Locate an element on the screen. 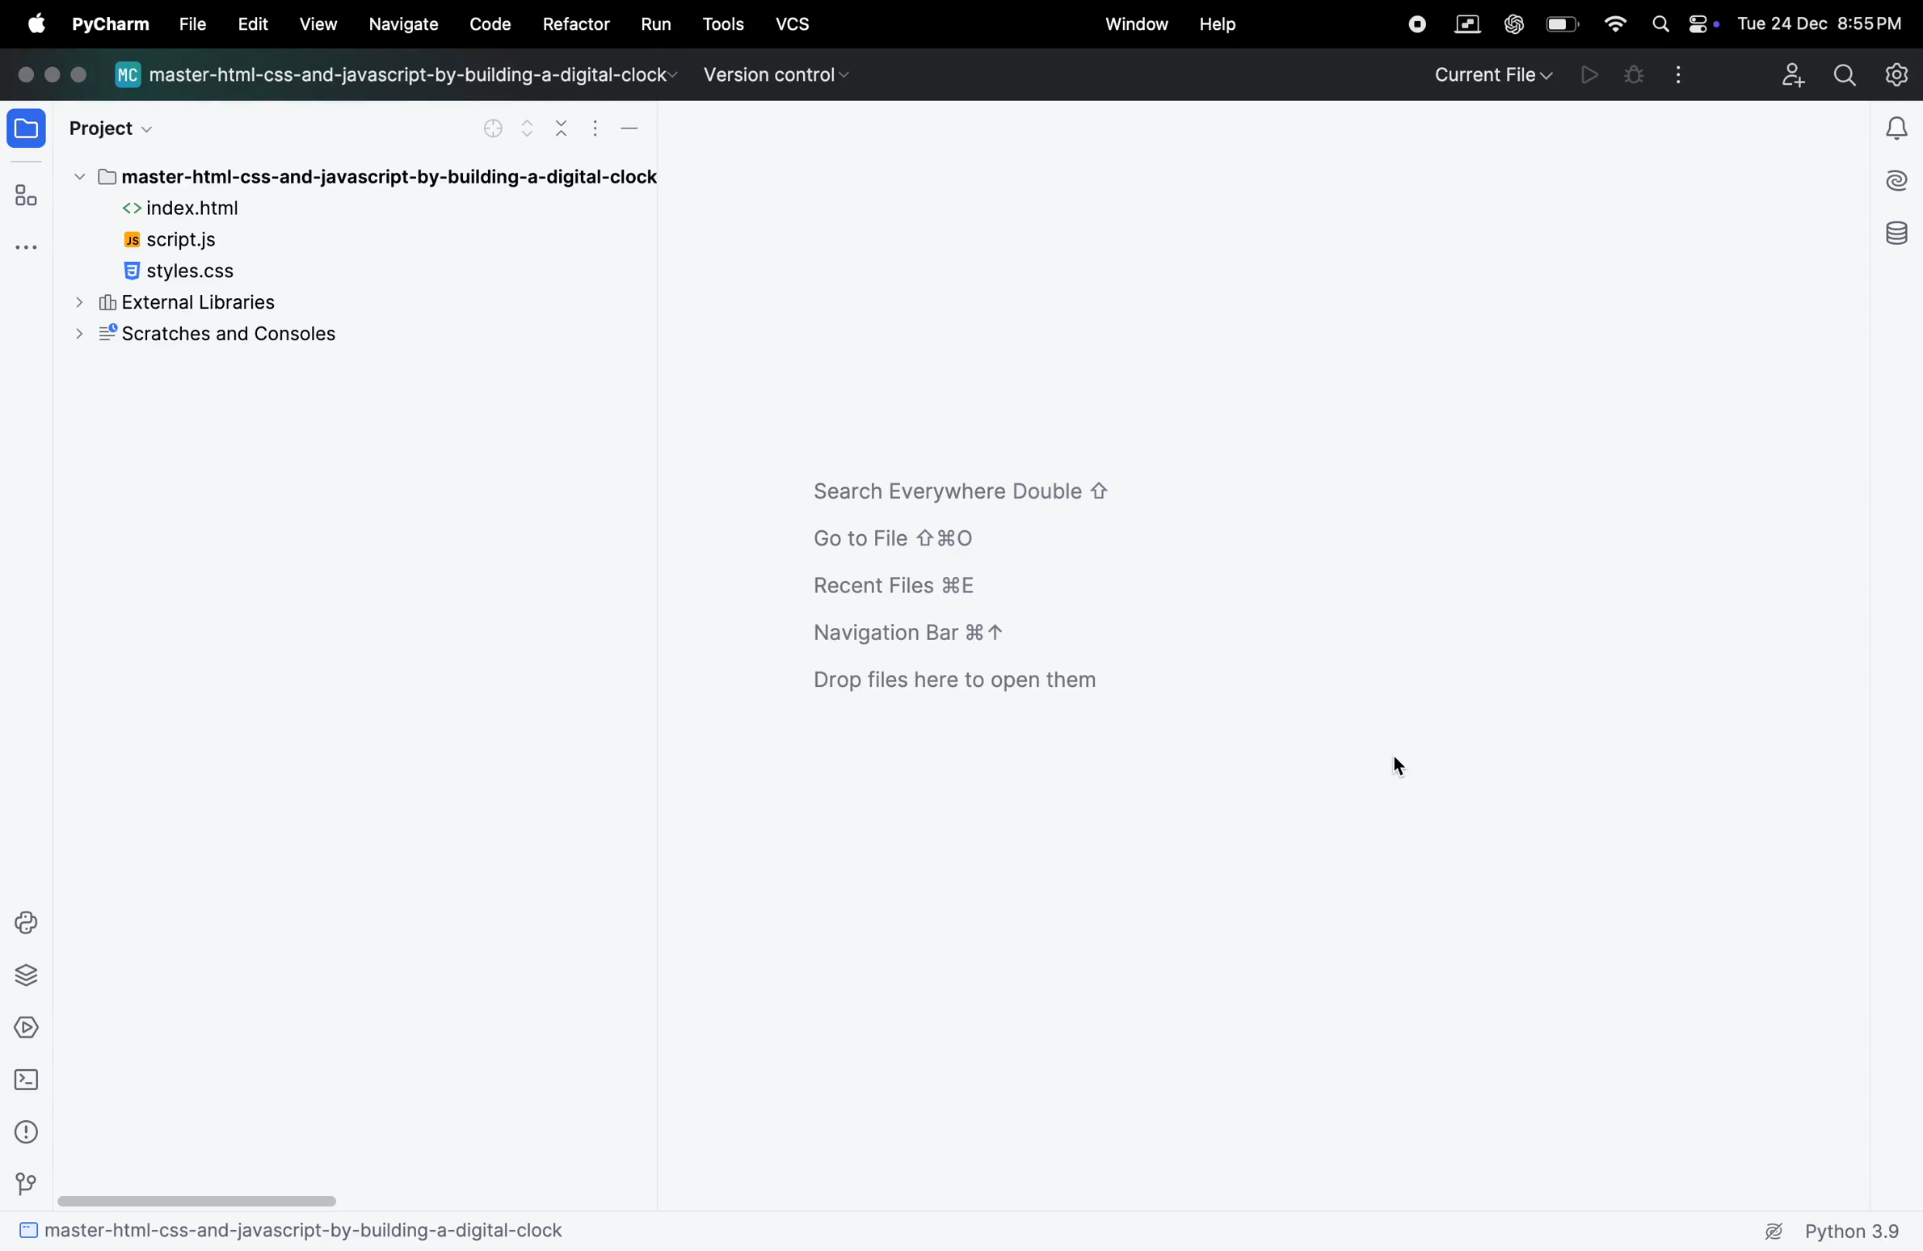 Image resolution: width=1923 pixels, height=1251 pixels. view is located at coordinates (318, 23).